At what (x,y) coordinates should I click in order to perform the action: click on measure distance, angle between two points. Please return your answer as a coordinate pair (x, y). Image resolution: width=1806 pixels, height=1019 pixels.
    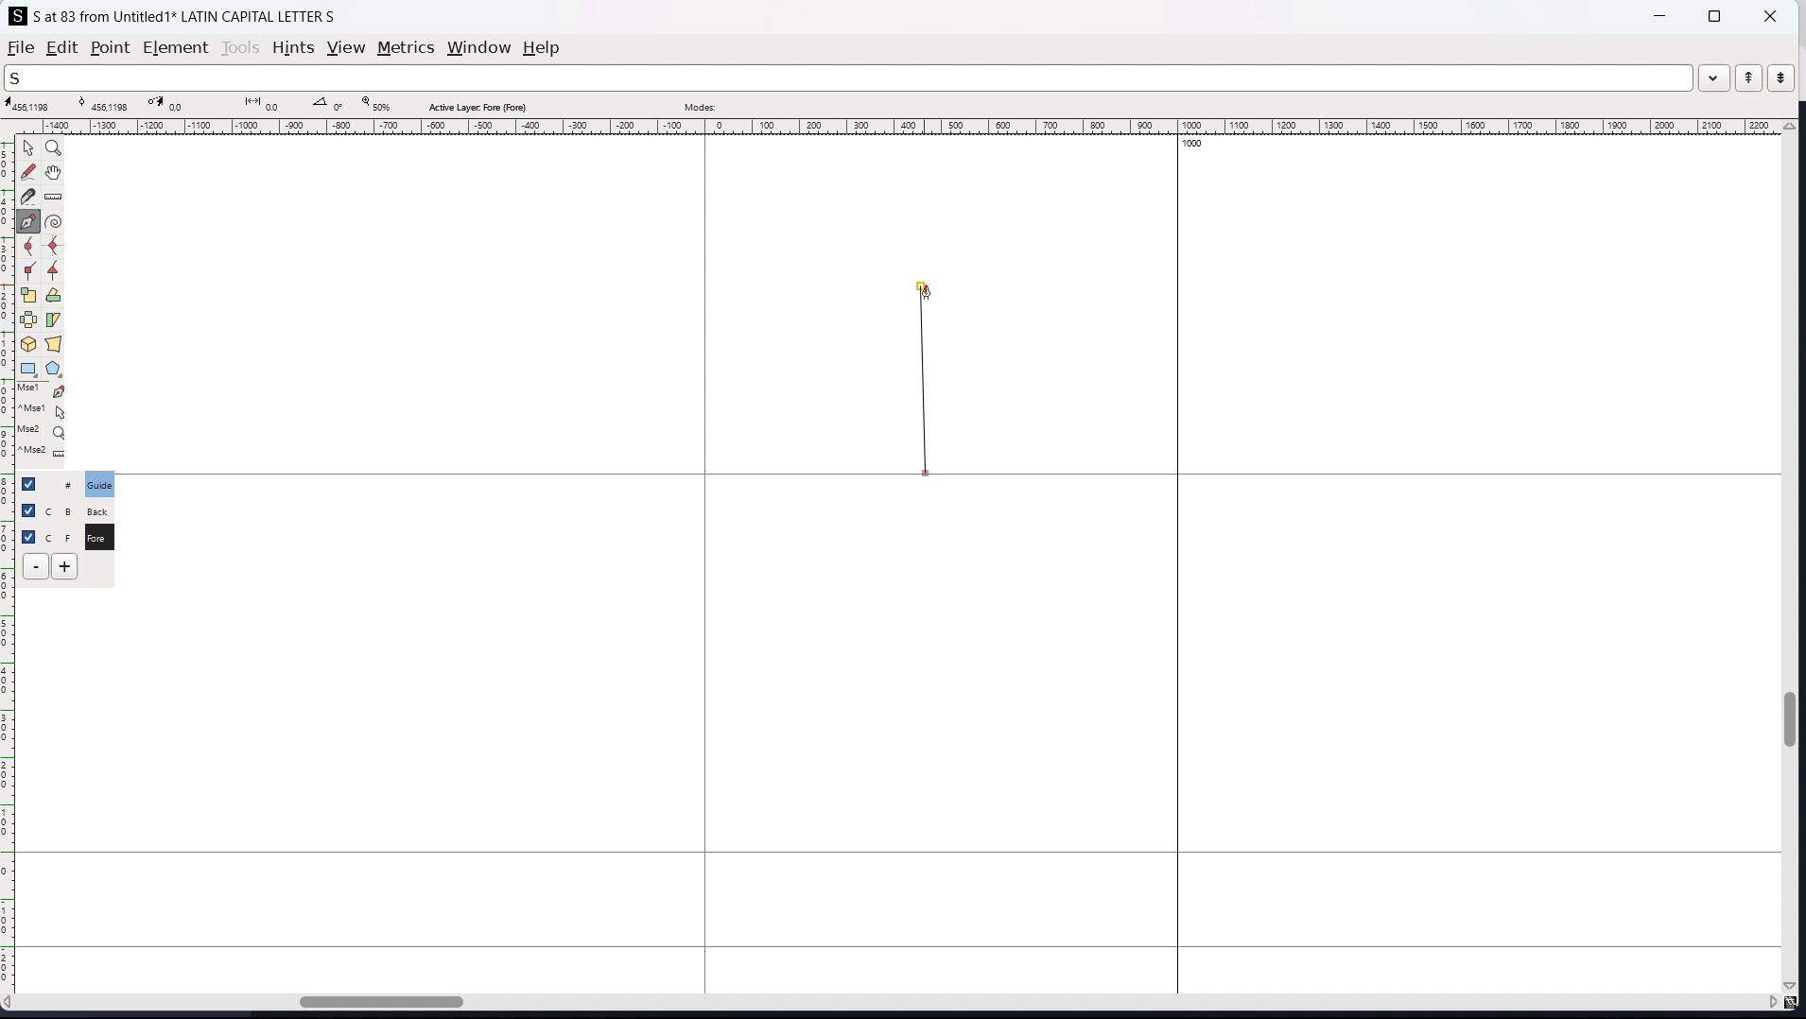
    Looking at the image, I should click on (54, 198).